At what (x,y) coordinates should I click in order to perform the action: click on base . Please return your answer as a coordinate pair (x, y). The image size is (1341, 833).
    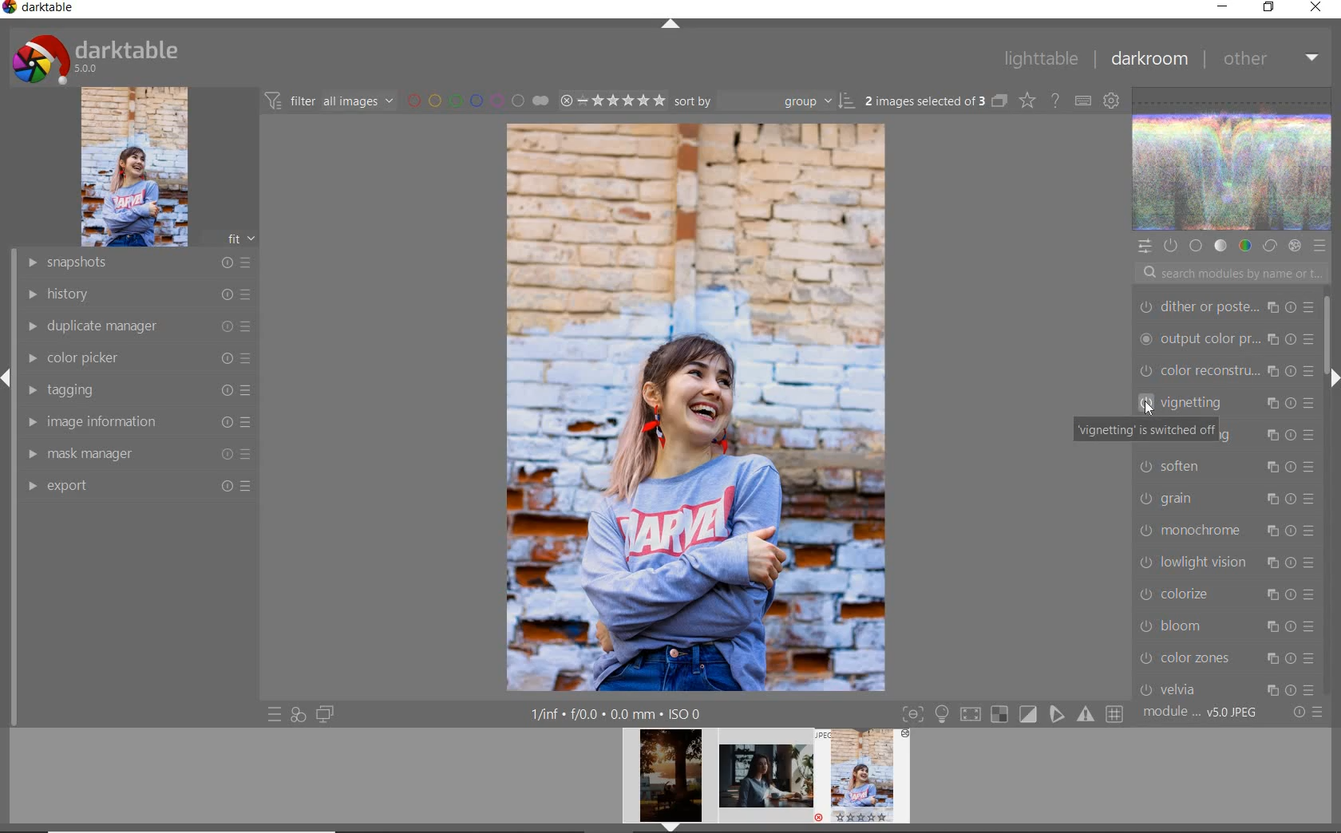
    Looking at the image, I should click on (1197, 247).